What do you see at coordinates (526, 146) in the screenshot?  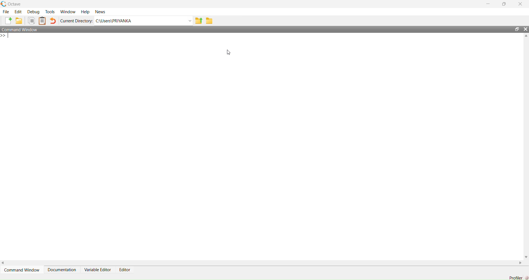 I see `vertical scroll bar` at bounding box center [526, 146].